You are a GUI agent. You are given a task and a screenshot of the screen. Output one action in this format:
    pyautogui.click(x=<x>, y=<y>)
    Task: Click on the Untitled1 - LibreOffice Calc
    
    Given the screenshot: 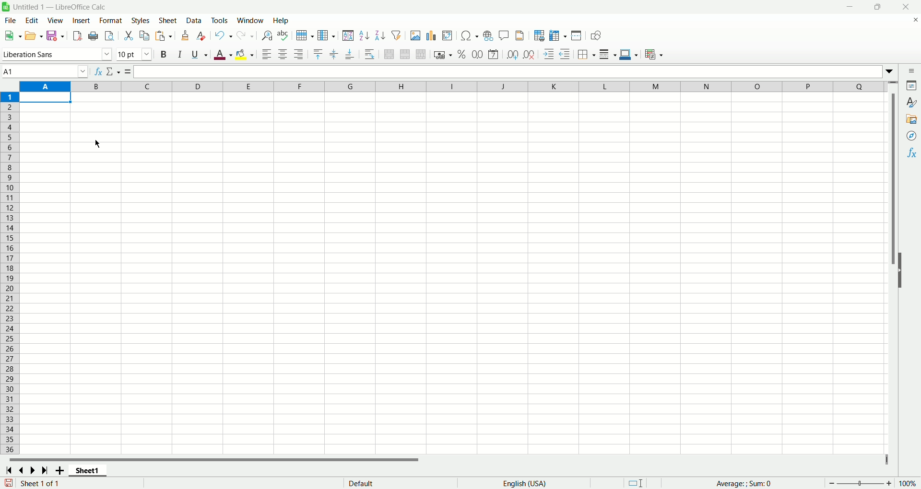 What is the action you would take?
    pyautogui.click(x=59, y=7)
    